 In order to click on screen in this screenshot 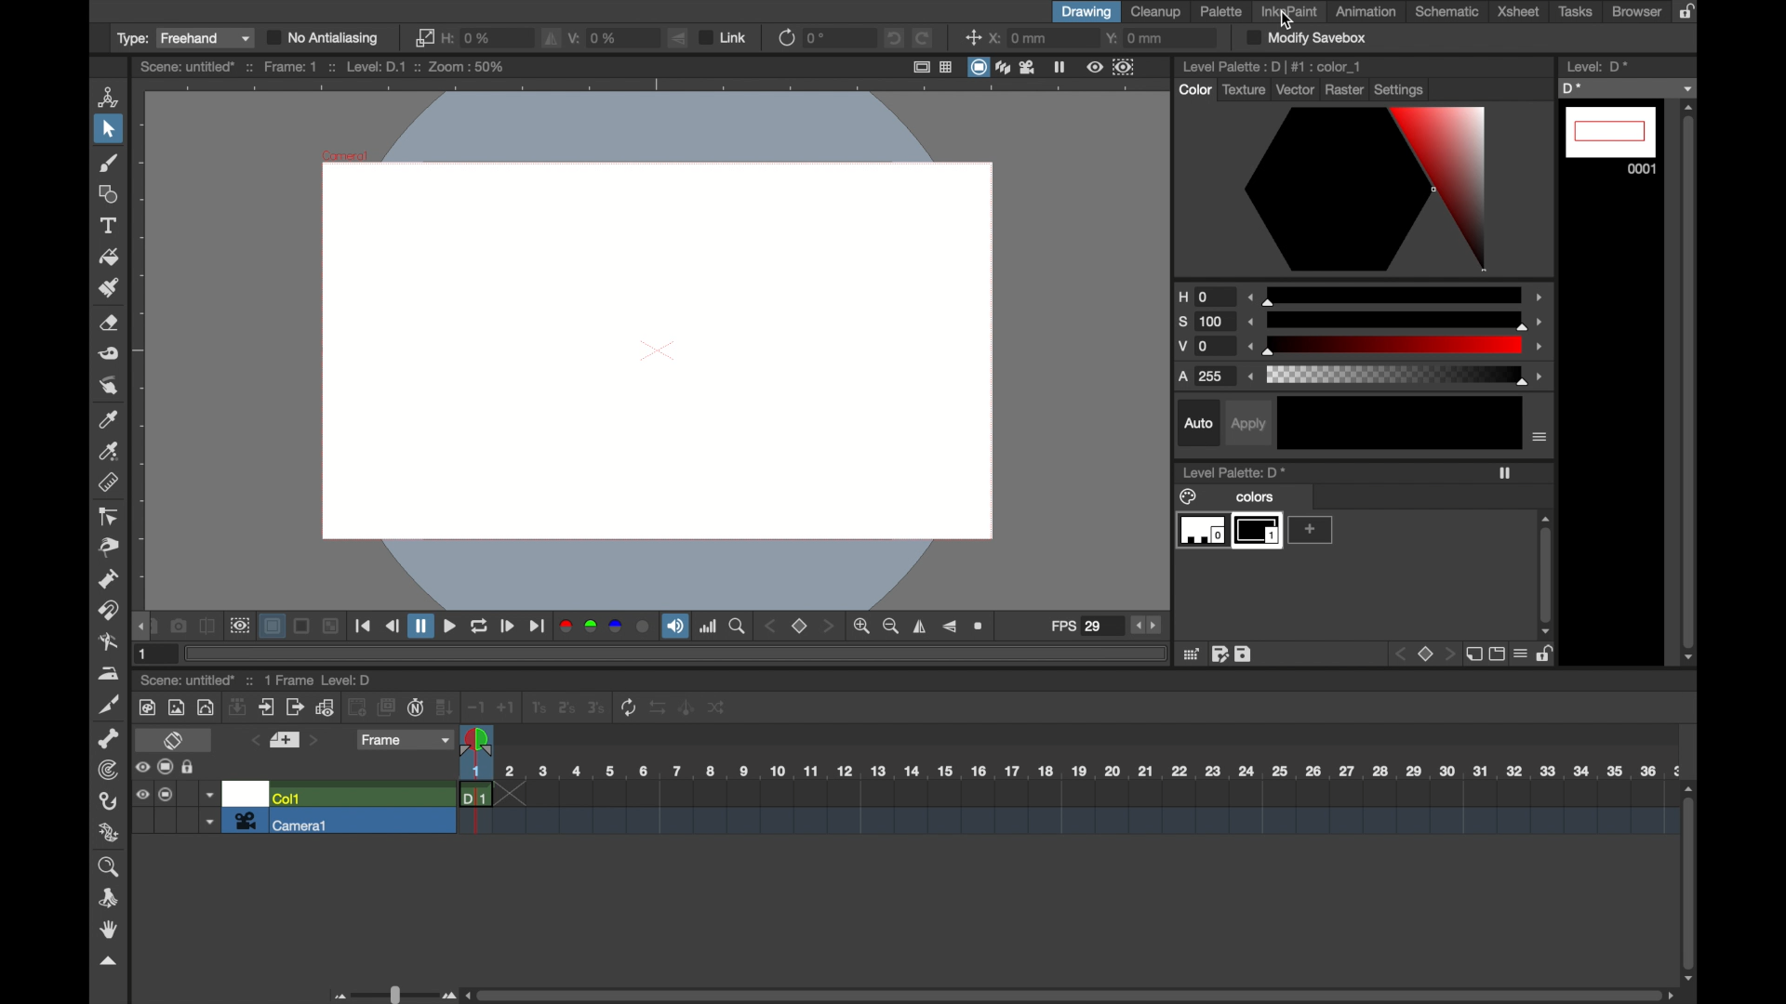, I will do `click(167, 795)`.